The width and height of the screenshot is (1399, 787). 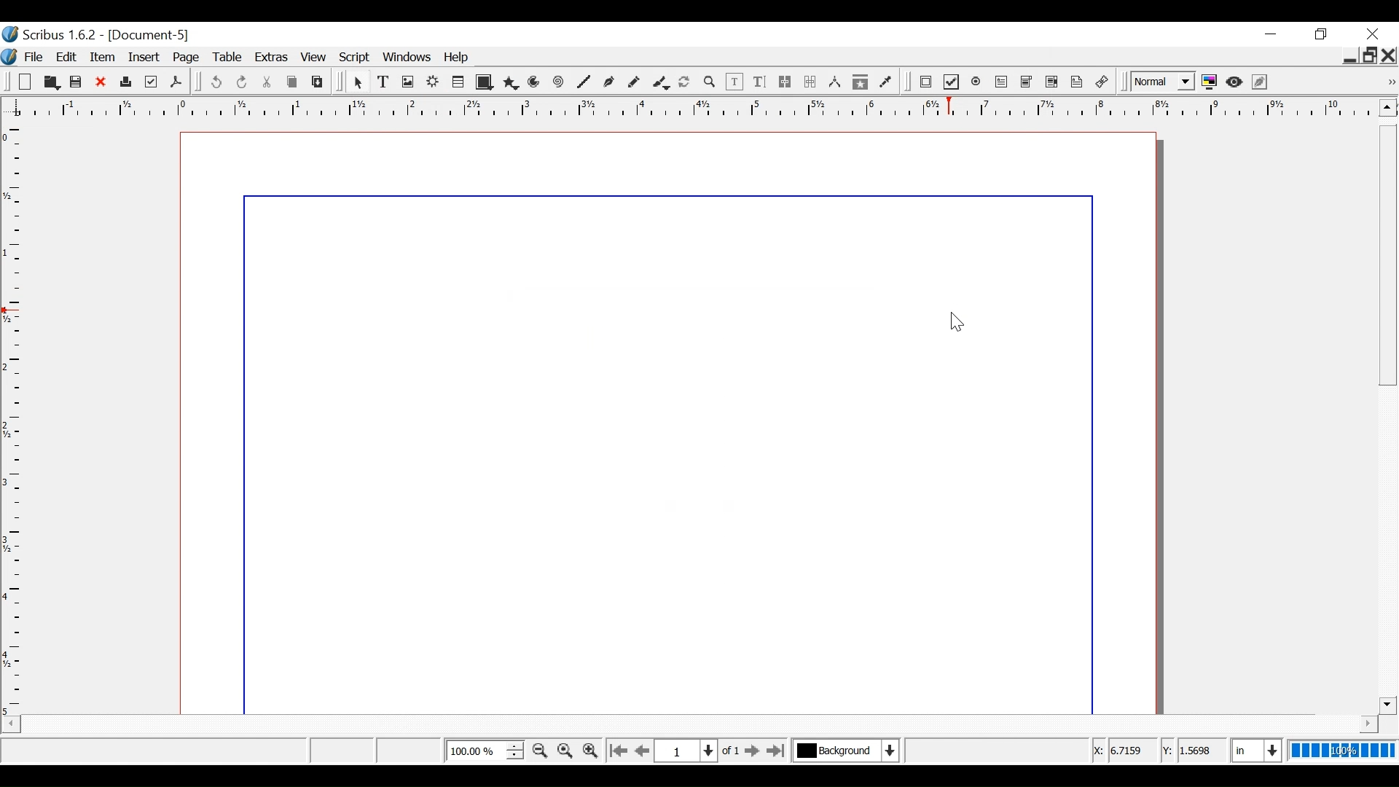 What do you see at coordinates (886, 84) in the screenshot?
I see `Eye Dropper` at bounding box center [886, 84].